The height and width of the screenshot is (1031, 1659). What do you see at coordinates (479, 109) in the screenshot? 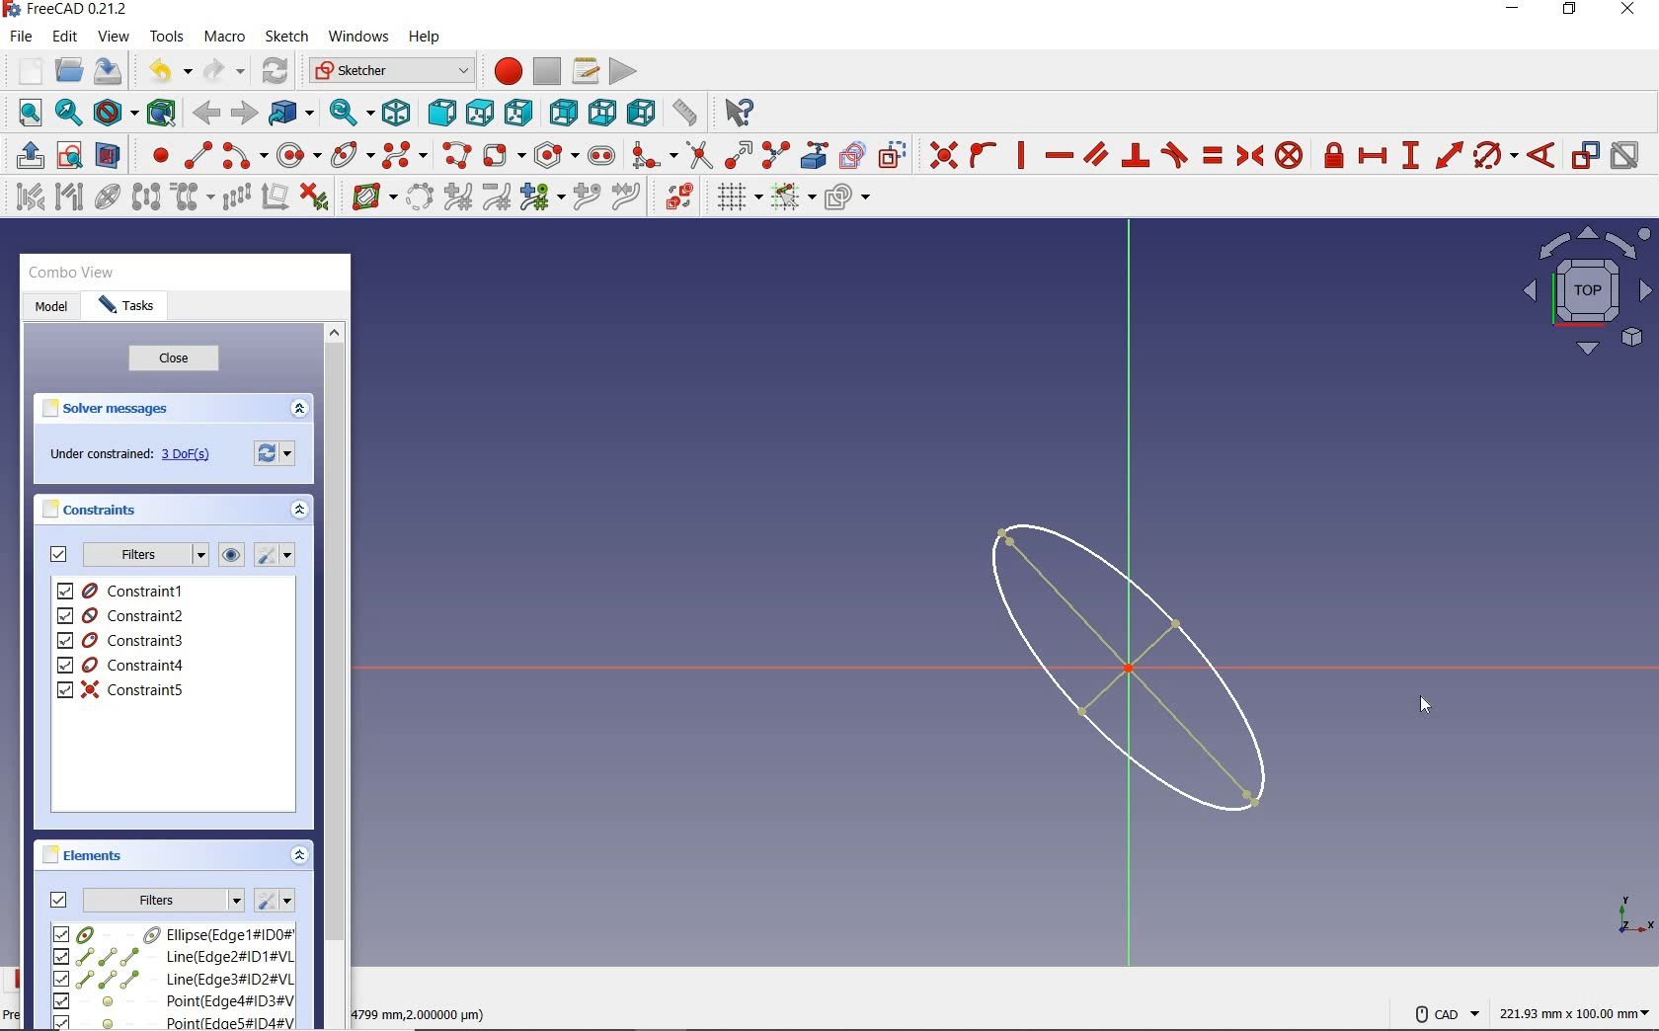
I see `top` at bounding box center [479, 109].